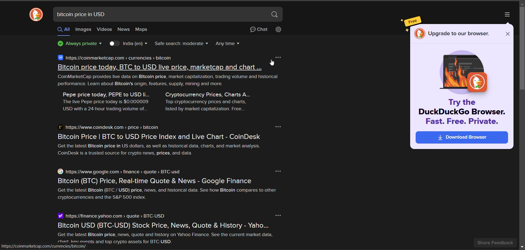  Describe the element at coordinates (279, 56) in the screenshot. I see `more option` at that location.